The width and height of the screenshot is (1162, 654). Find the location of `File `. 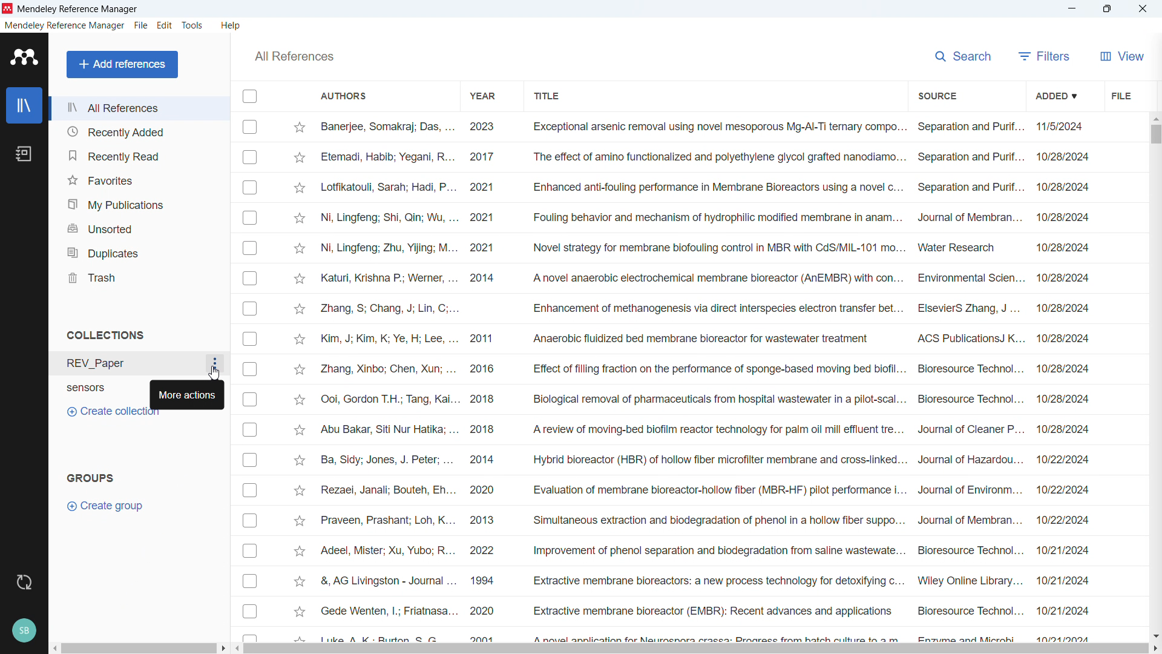

File  is located at coordinates (141, 25).